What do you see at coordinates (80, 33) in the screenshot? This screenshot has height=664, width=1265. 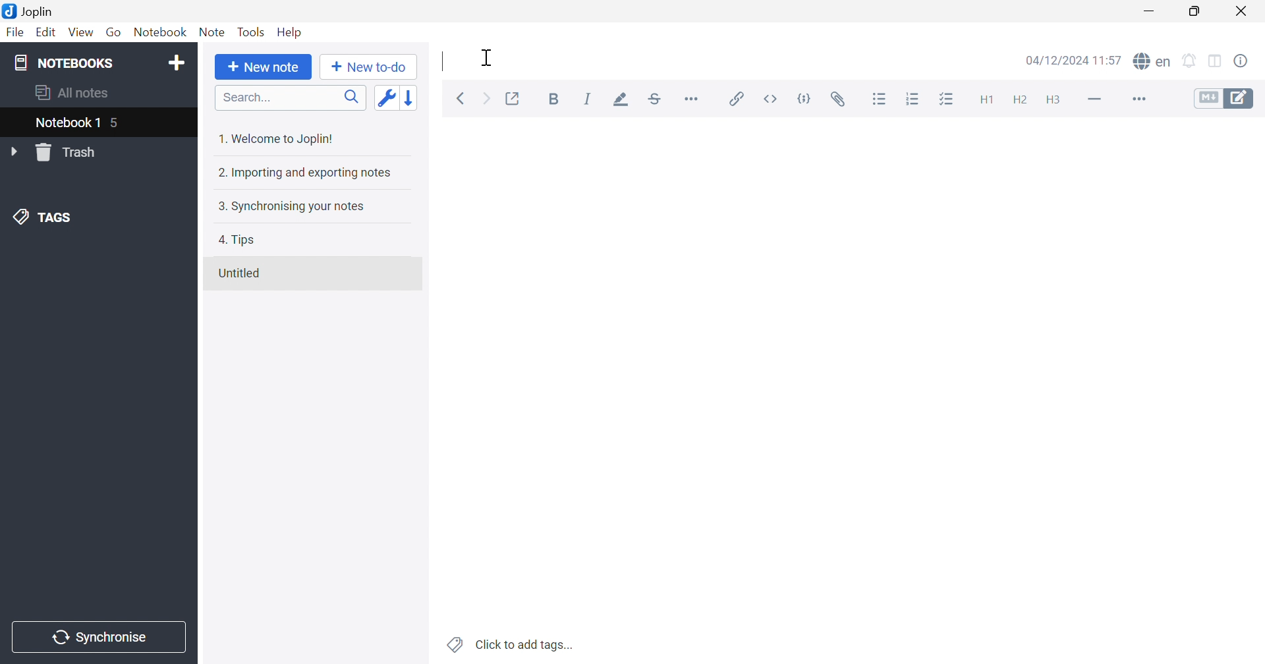 I see `View` at bounding box center [80, 33].